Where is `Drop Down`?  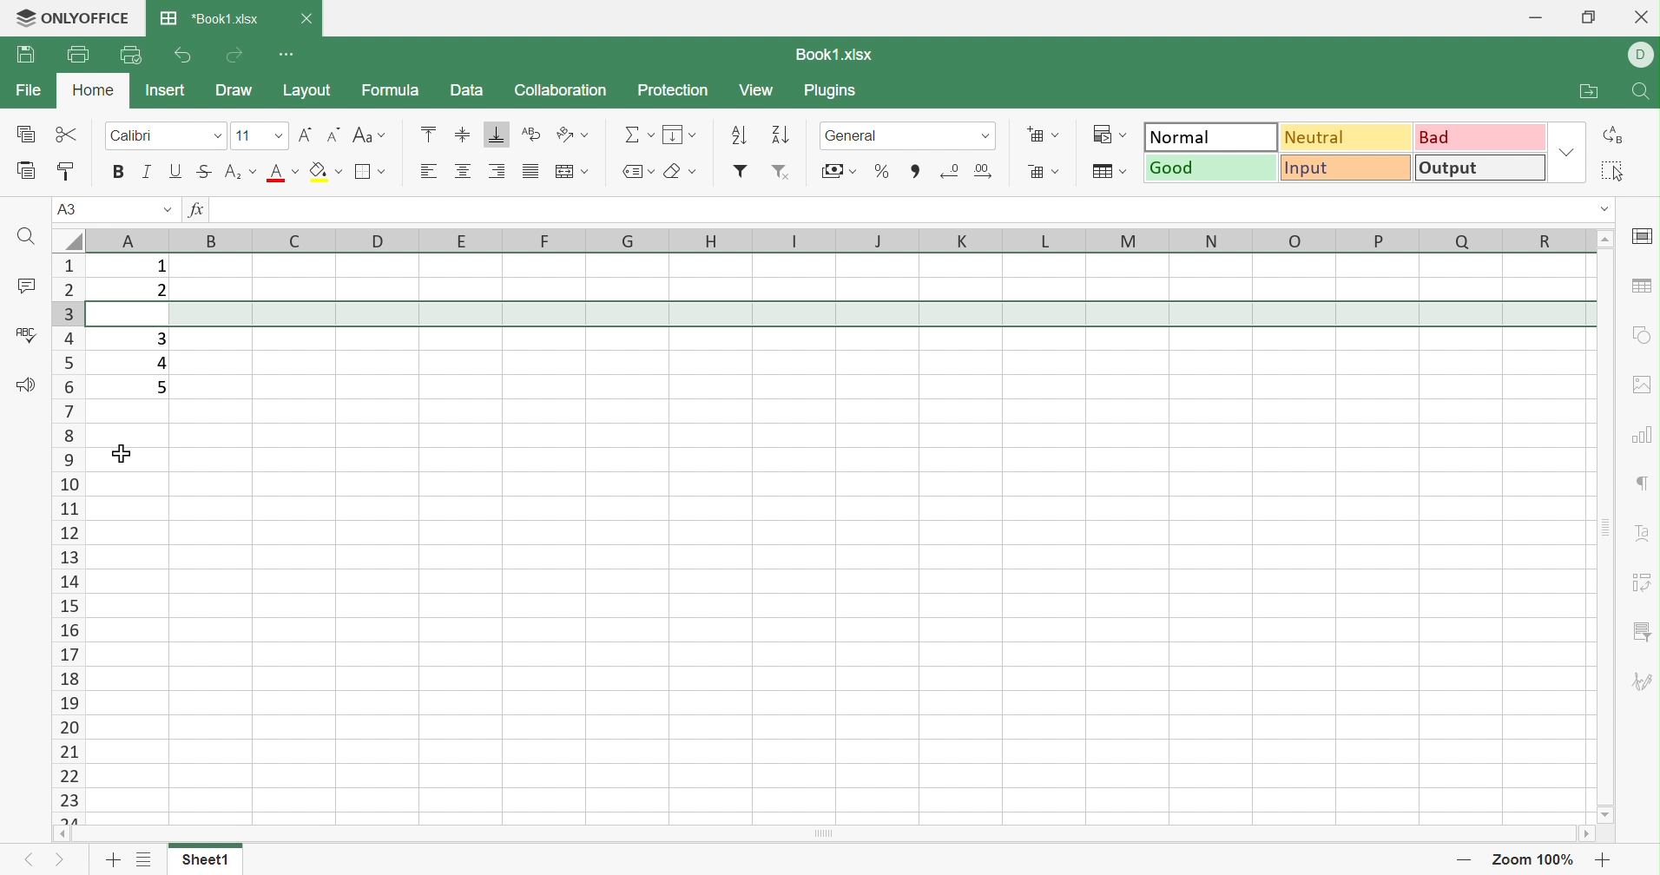 Drop Down is located at coordinates (987, 134).